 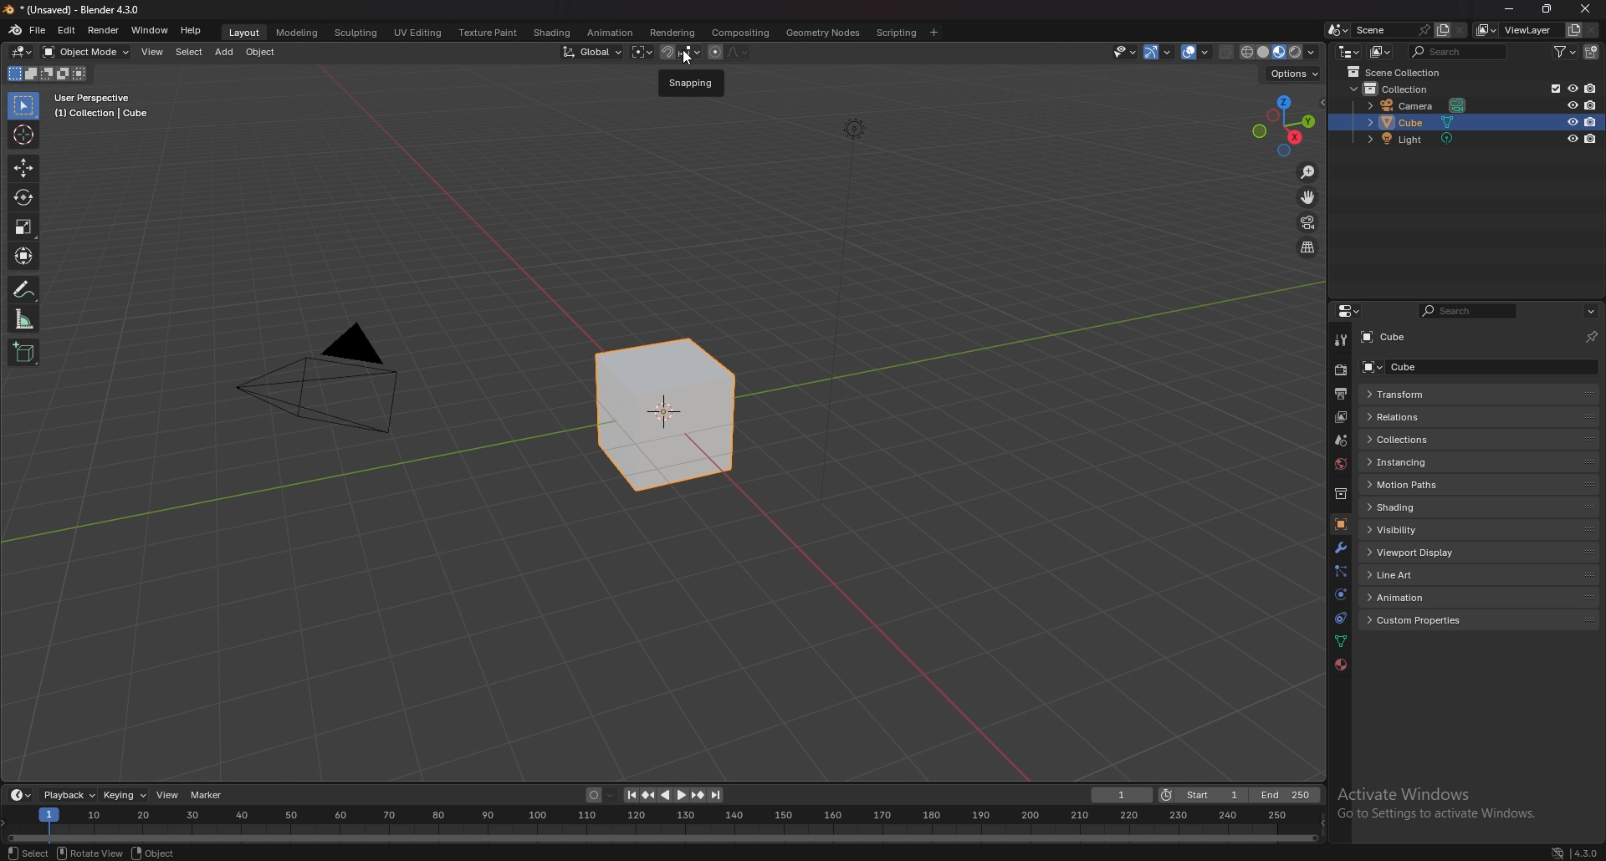 What do you see at coordinates (1565, 51) in the screenshot?
I see `filter` at bounding box center [1565, 51].